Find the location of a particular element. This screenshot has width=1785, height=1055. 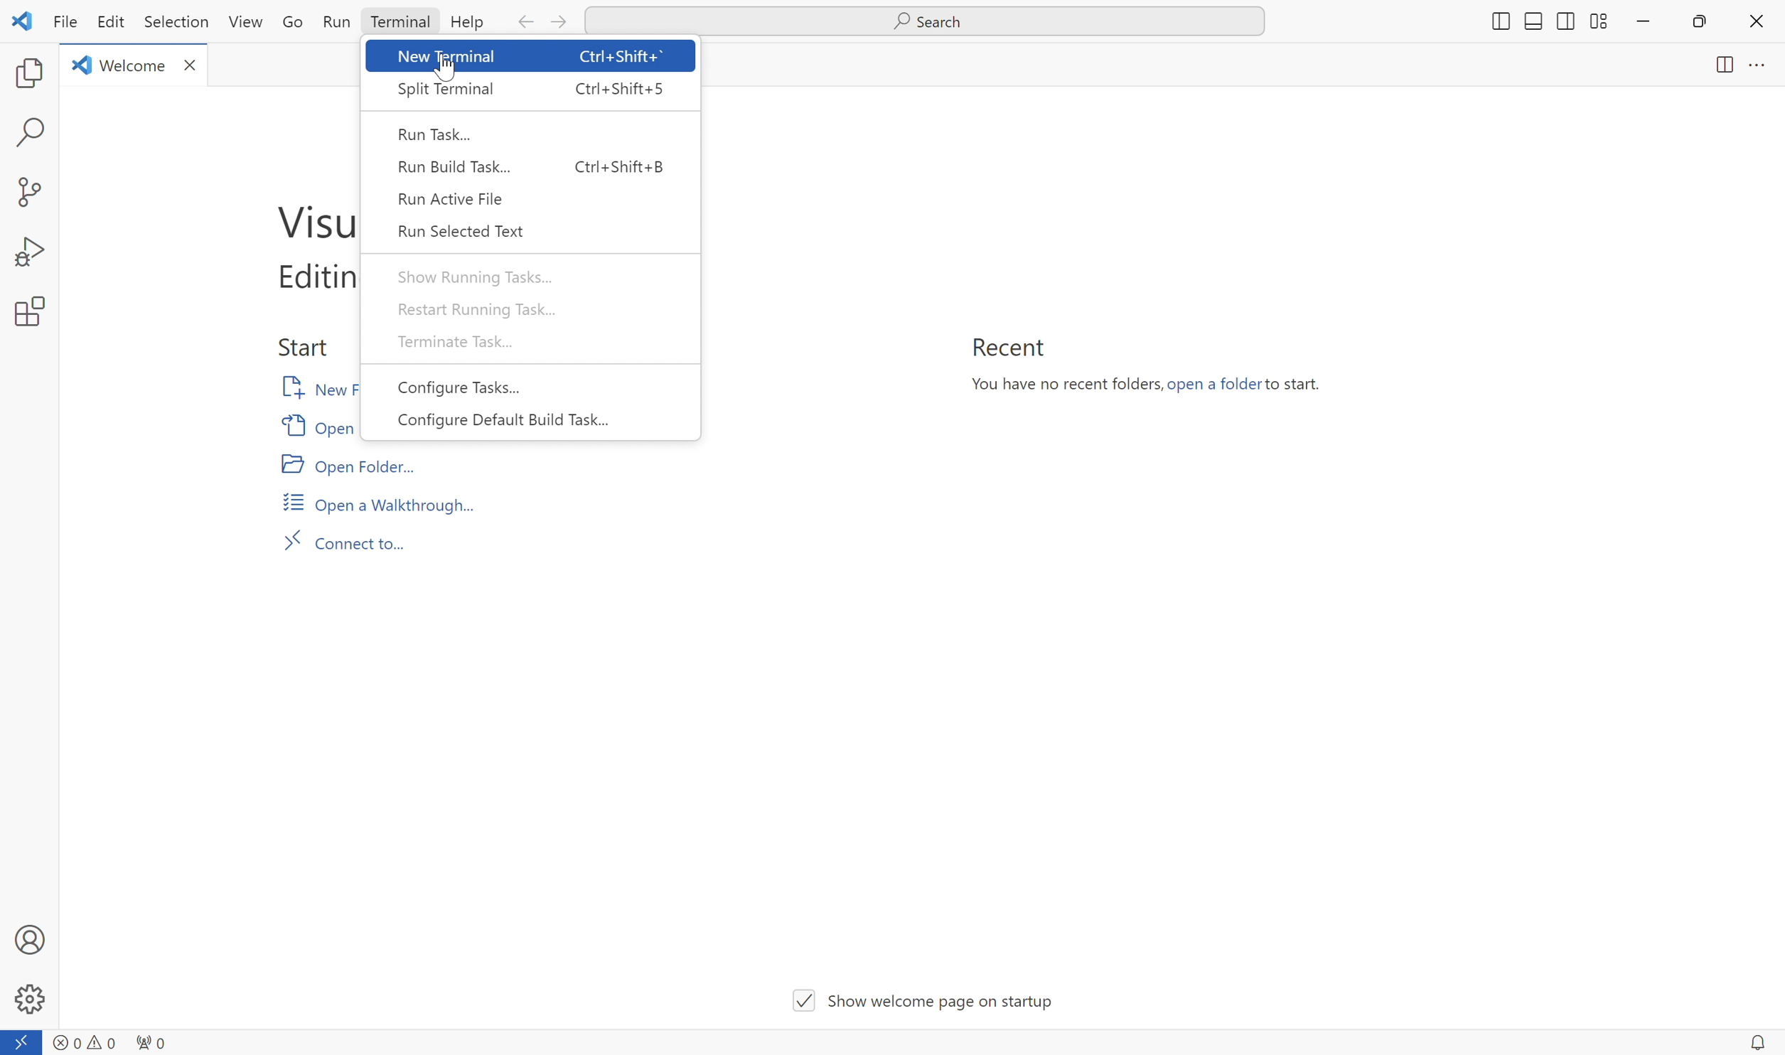

close is located at coordinates (1756, 21).